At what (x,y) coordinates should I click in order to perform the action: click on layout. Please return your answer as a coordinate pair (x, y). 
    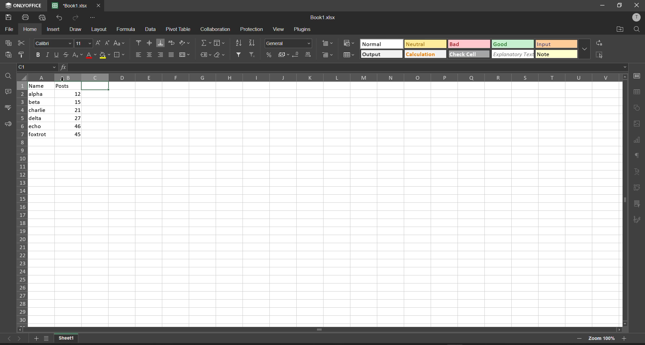
    Looking at the image, I should click on (100, 30).